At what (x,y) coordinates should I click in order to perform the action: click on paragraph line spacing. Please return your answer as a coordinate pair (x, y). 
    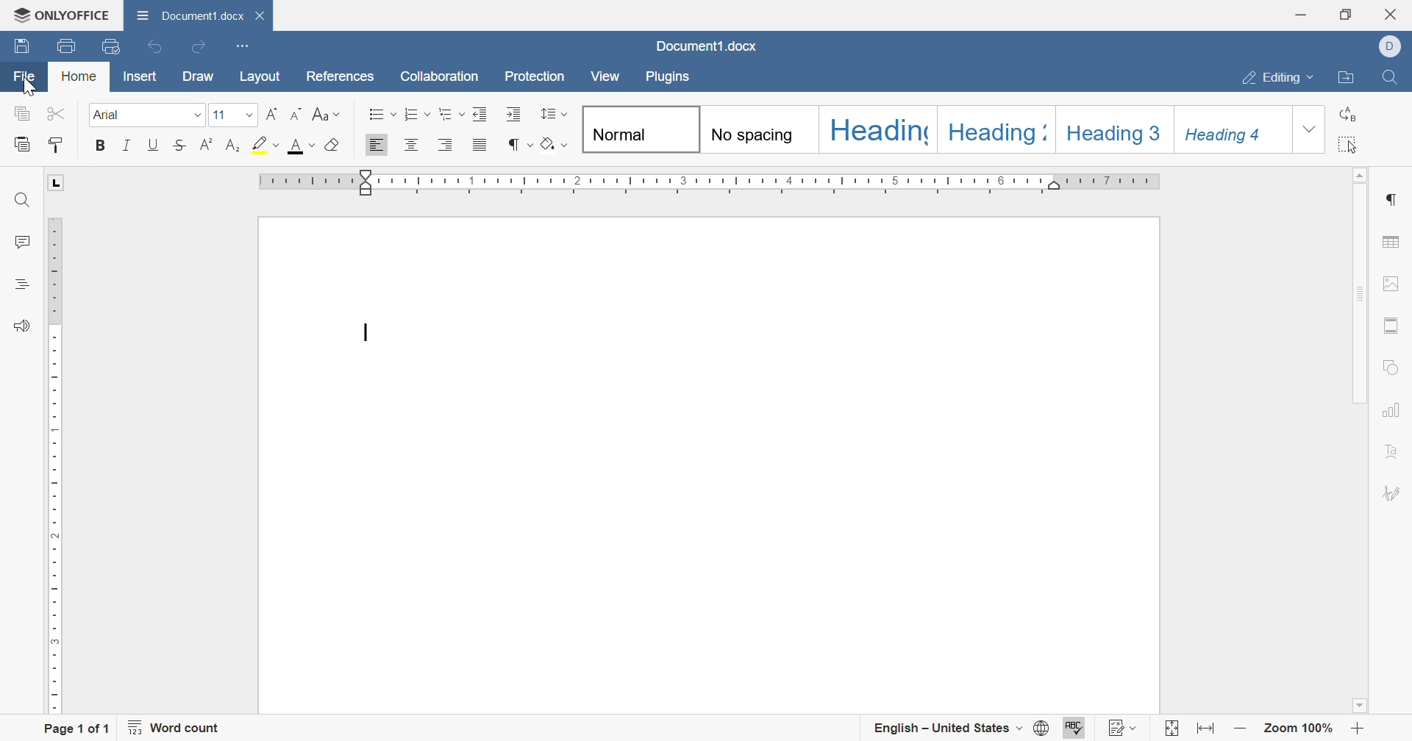
    Looking at the image, I should click on (552, 115).